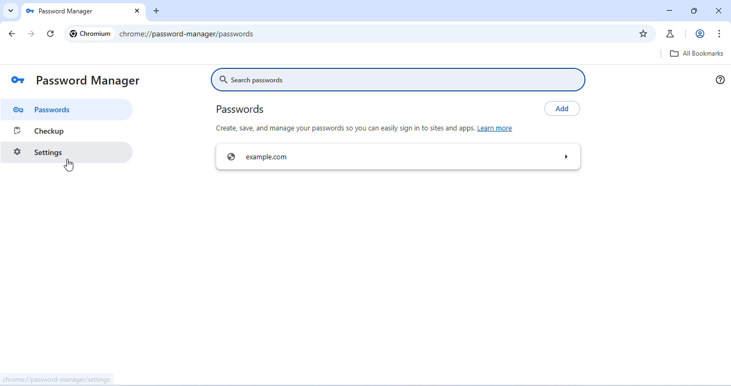 The height and width of the screenshot is (386, 731). What do you see at coordinates (395, 78) in the screenshot?
I see `search passwords` at bounding box center [395, 78].